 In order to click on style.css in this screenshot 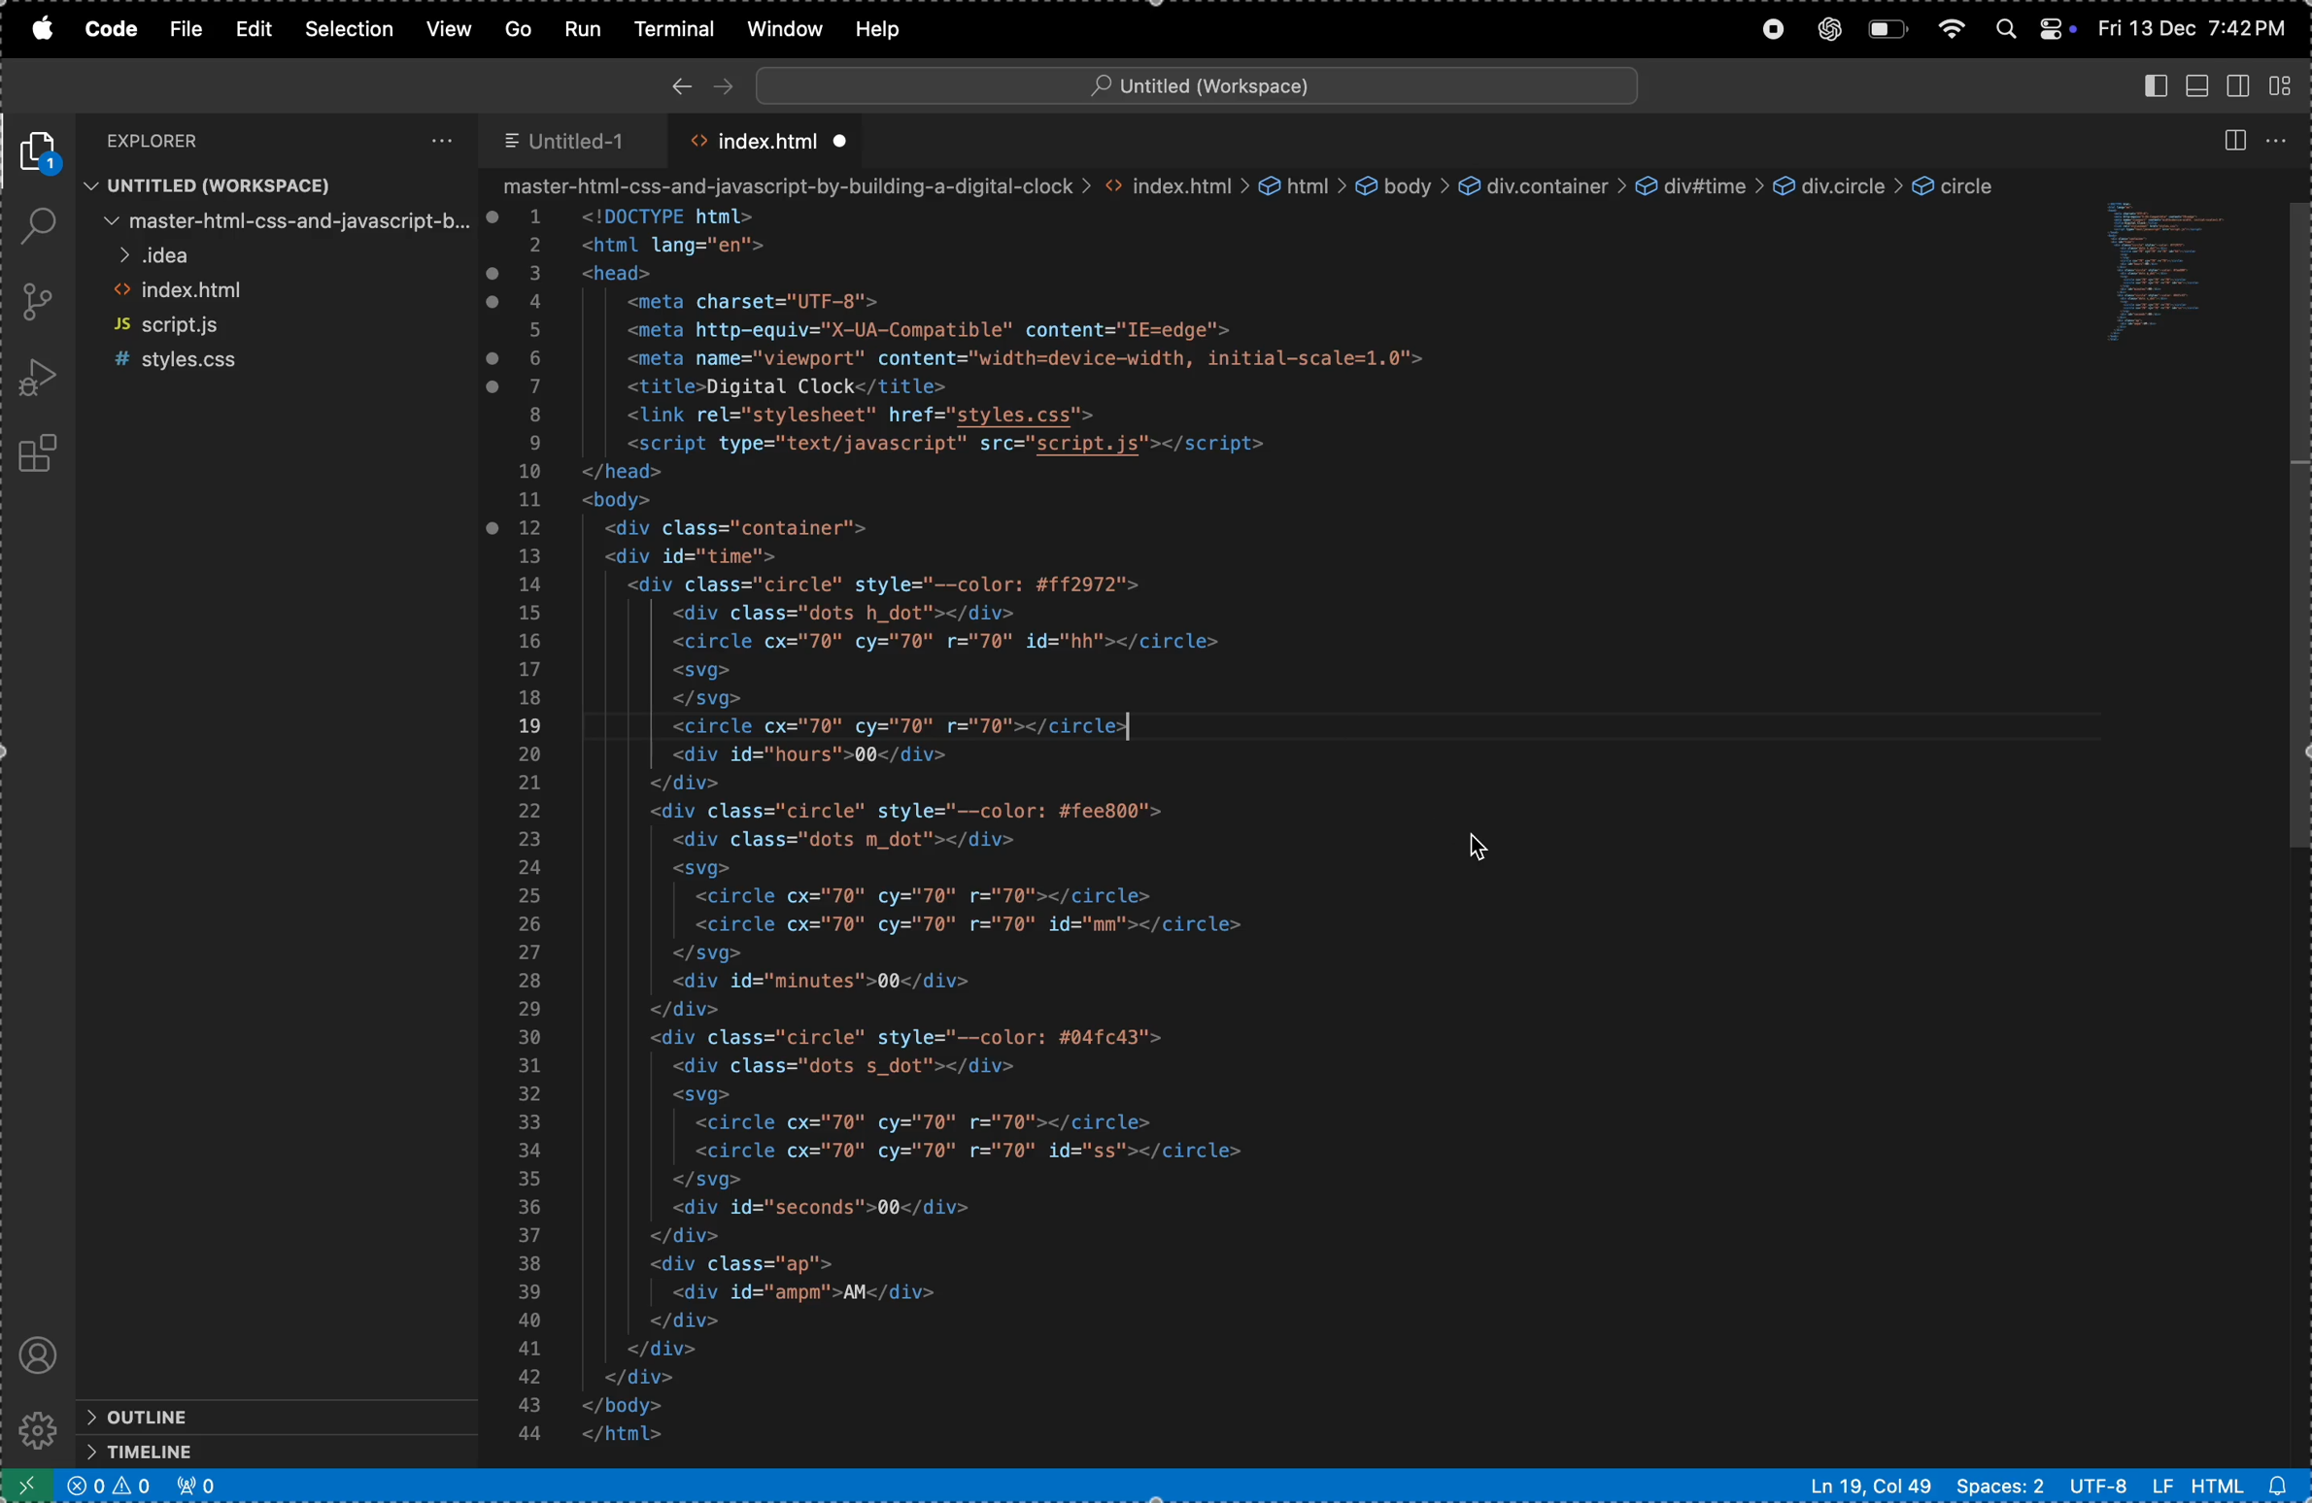, I will do `click(274, 359)`.